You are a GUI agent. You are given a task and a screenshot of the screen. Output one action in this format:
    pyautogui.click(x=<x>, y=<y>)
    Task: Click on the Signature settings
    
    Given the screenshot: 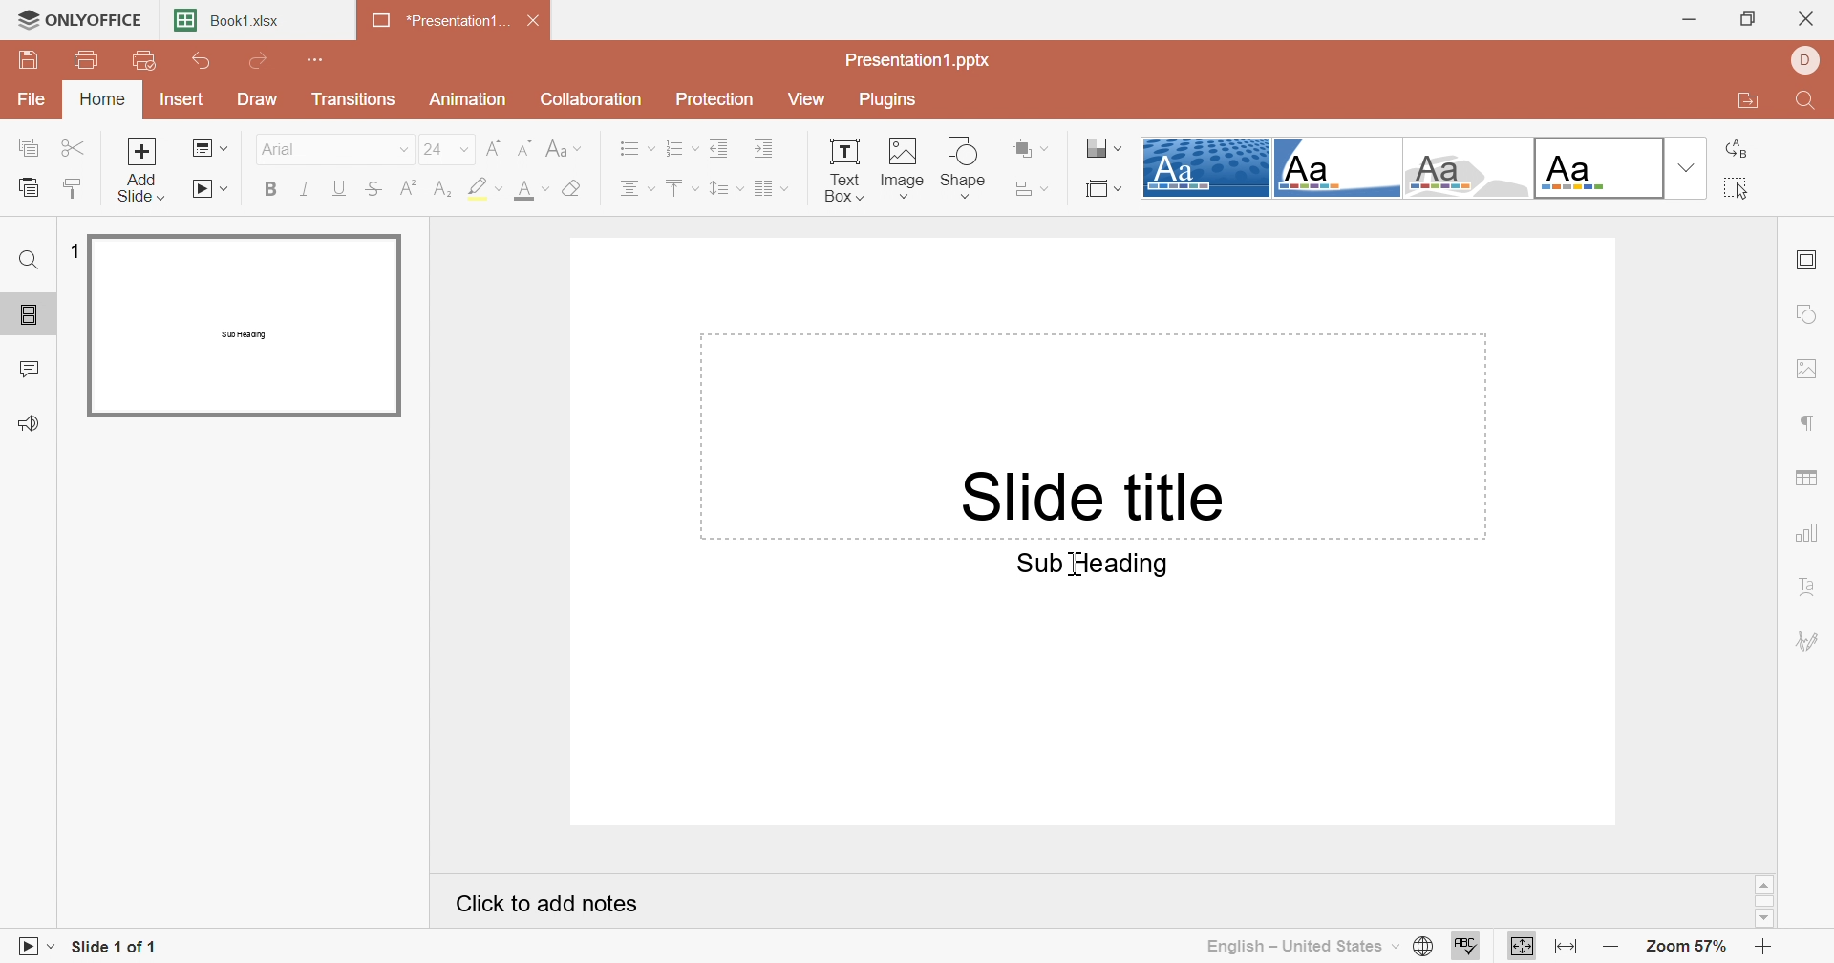 What is the action you would take?
    pyautogui.click(x=1810, y=641)
    